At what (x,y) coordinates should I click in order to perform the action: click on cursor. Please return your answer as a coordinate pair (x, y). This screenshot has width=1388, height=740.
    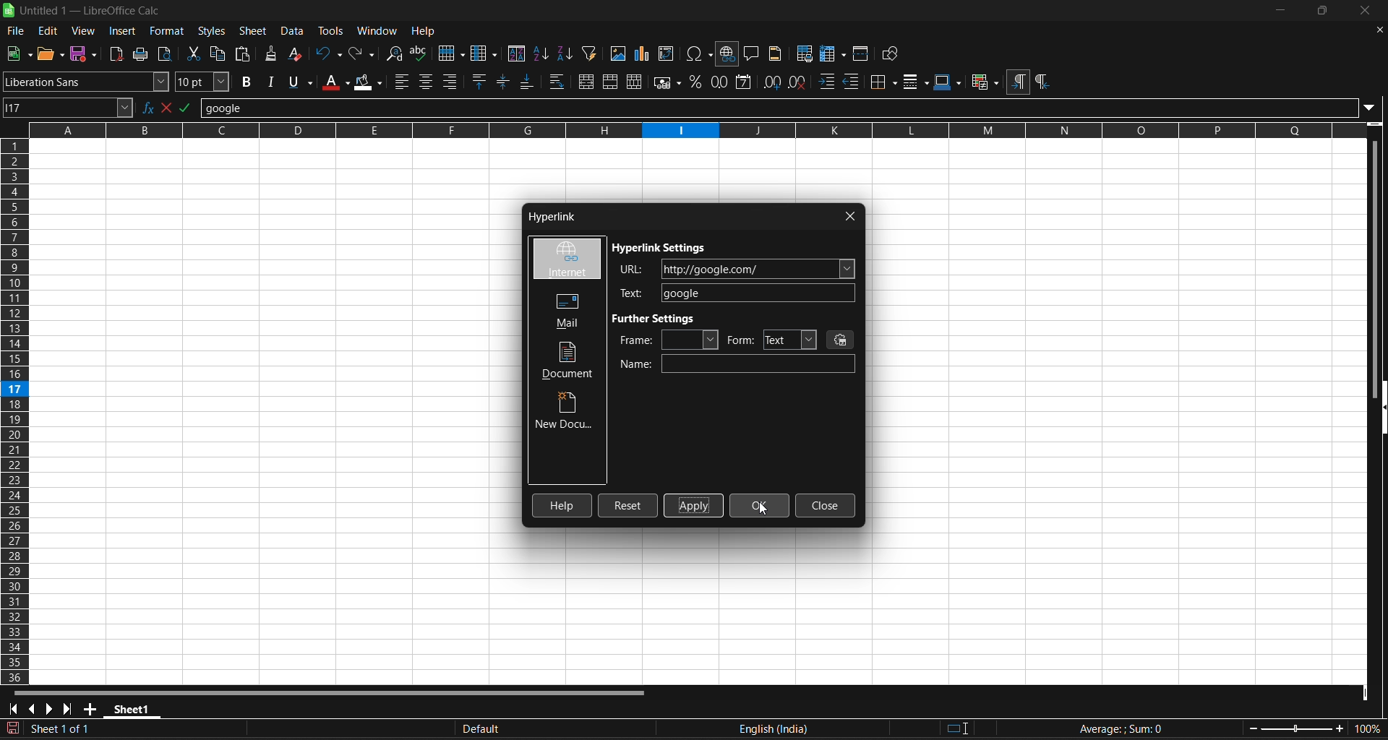
    Looking at the image, I should click on (763, 512).